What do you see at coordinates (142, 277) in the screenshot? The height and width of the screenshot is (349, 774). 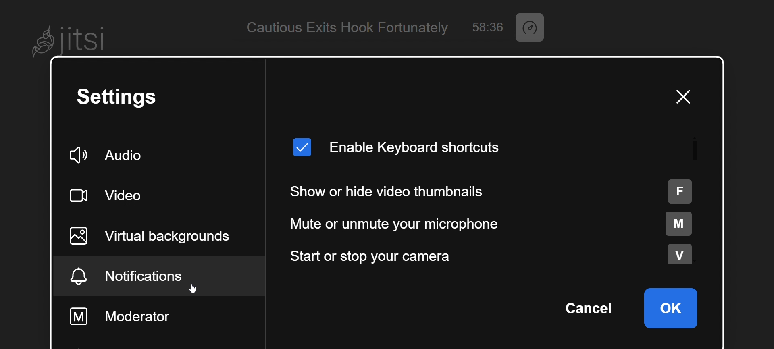 I see `notification` at bounding box center [142, 277].